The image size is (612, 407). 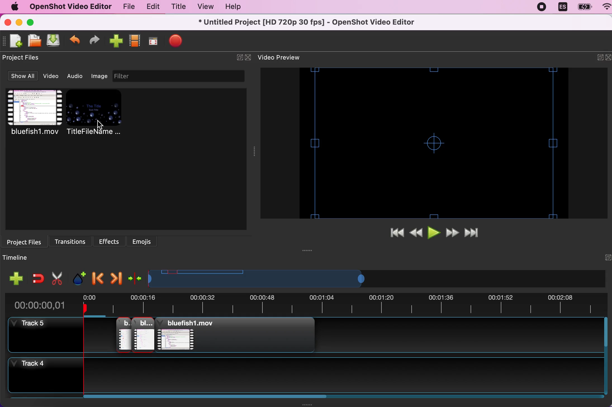 What do you see at coordinates (298, 279) in the screenshot?
I see `video duration` at bounding box center [298, 279].